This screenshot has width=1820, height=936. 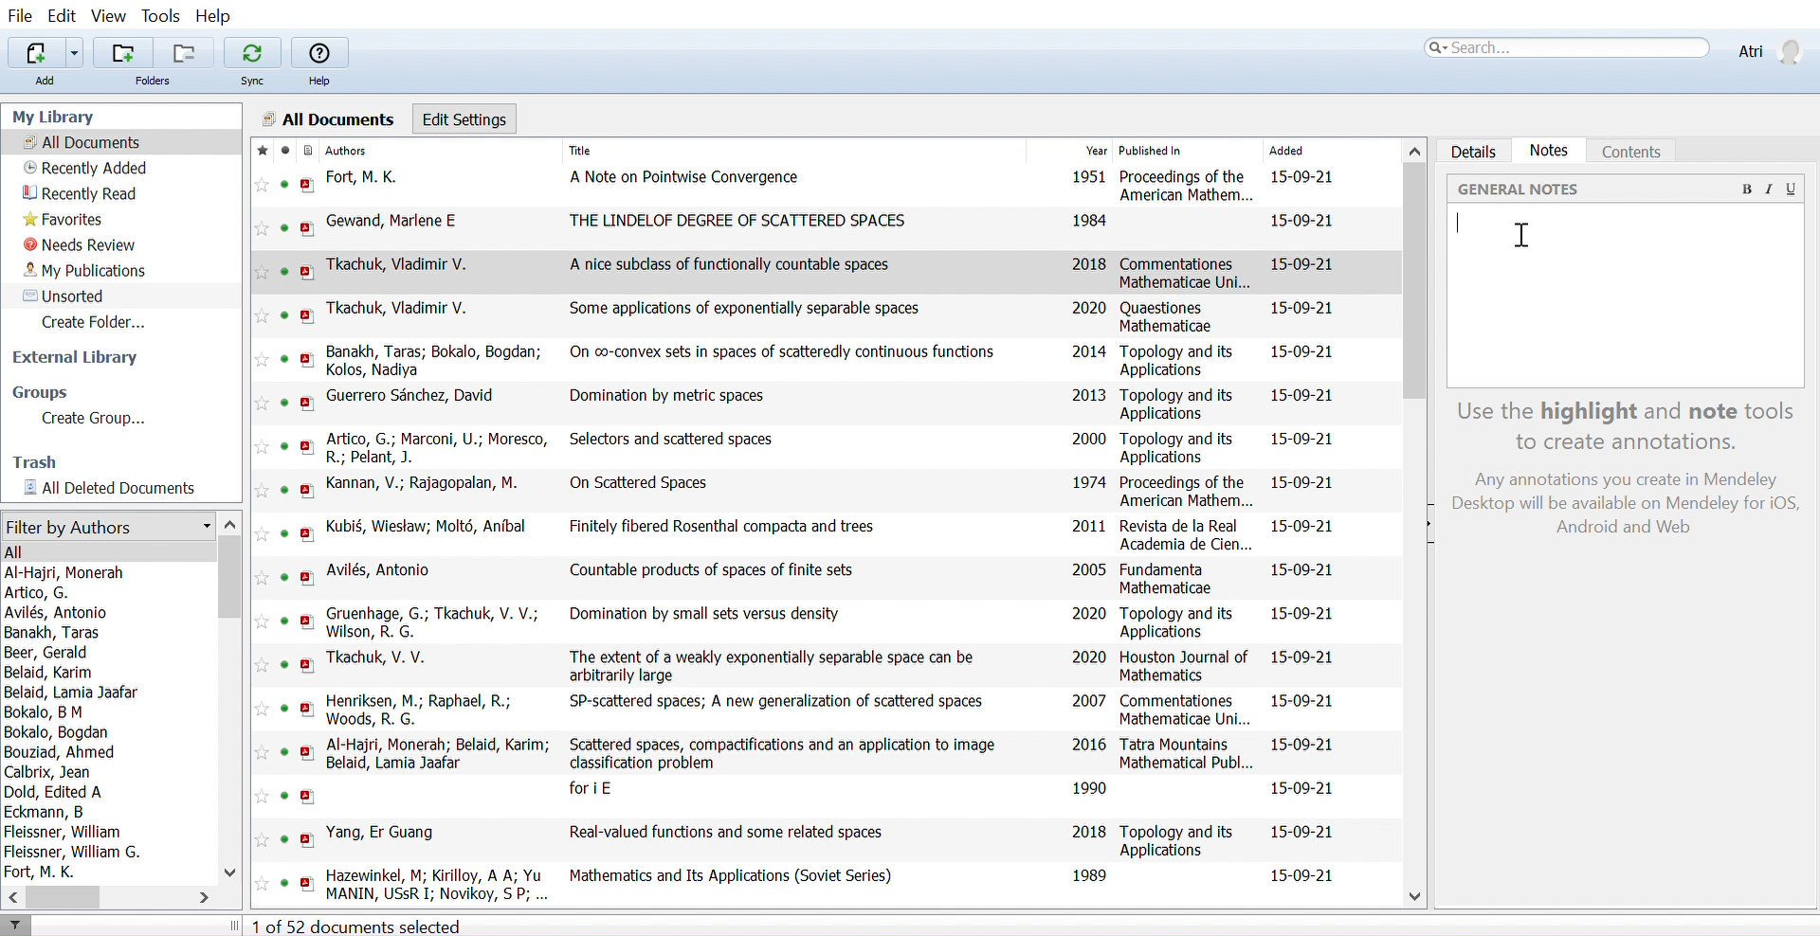 I want to click on Banakh, Taras; Bokalo, Bogdan; Kolos, Nadiya, so click(x=435, y=360).